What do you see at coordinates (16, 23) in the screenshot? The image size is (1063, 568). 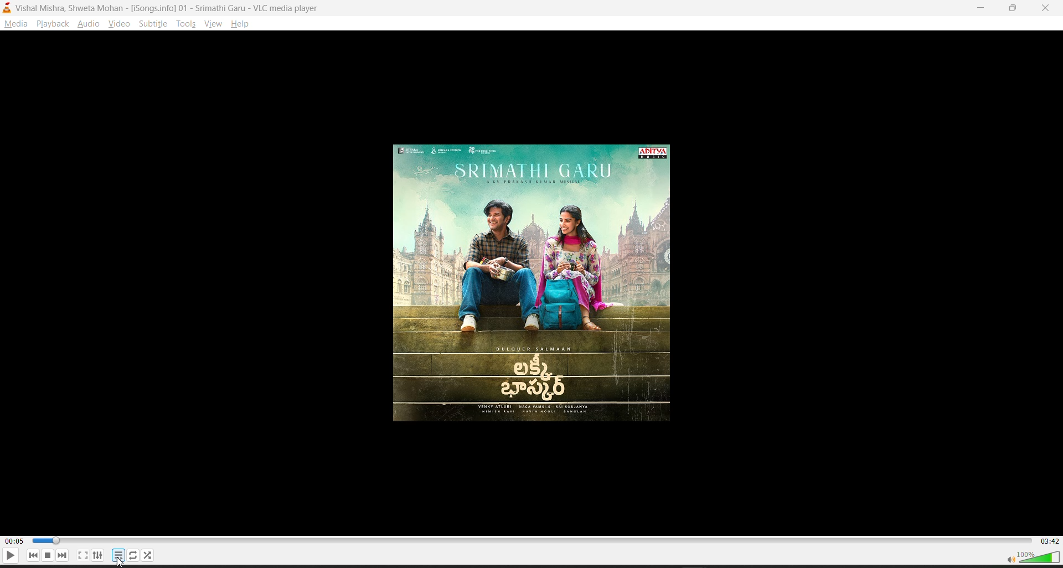 I see `media` at bounding box center [16, 23].